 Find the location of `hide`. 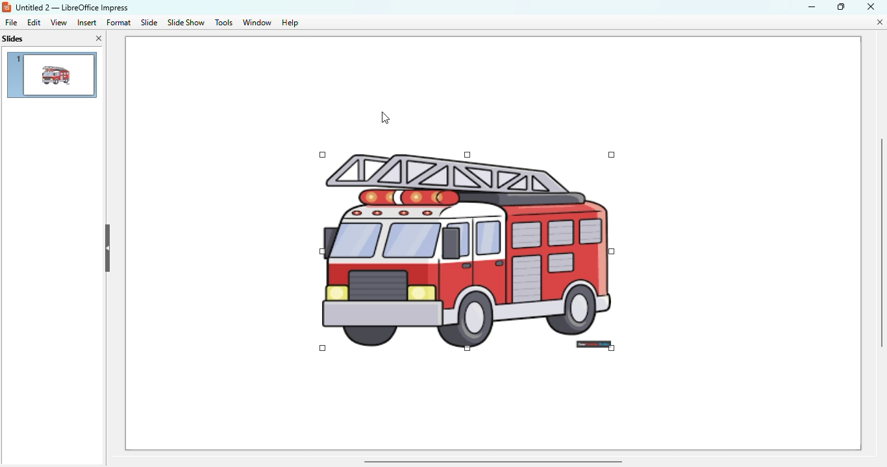

hide is located at coordinates (108, 249).